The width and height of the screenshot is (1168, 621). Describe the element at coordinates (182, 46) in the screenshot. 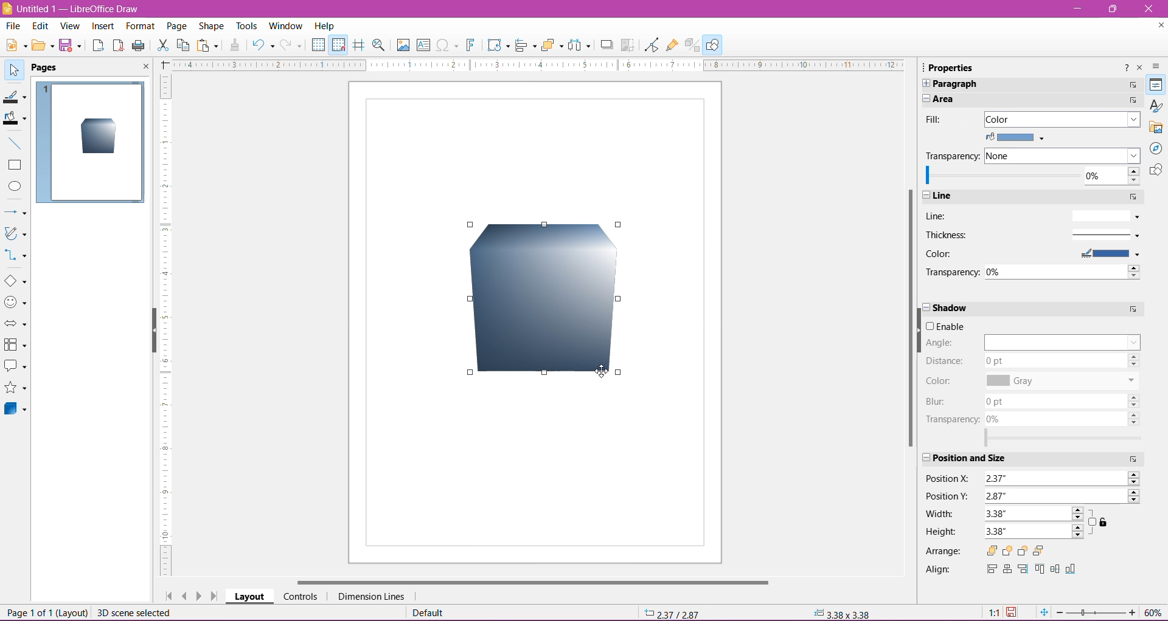

I see `Copy` at that location.